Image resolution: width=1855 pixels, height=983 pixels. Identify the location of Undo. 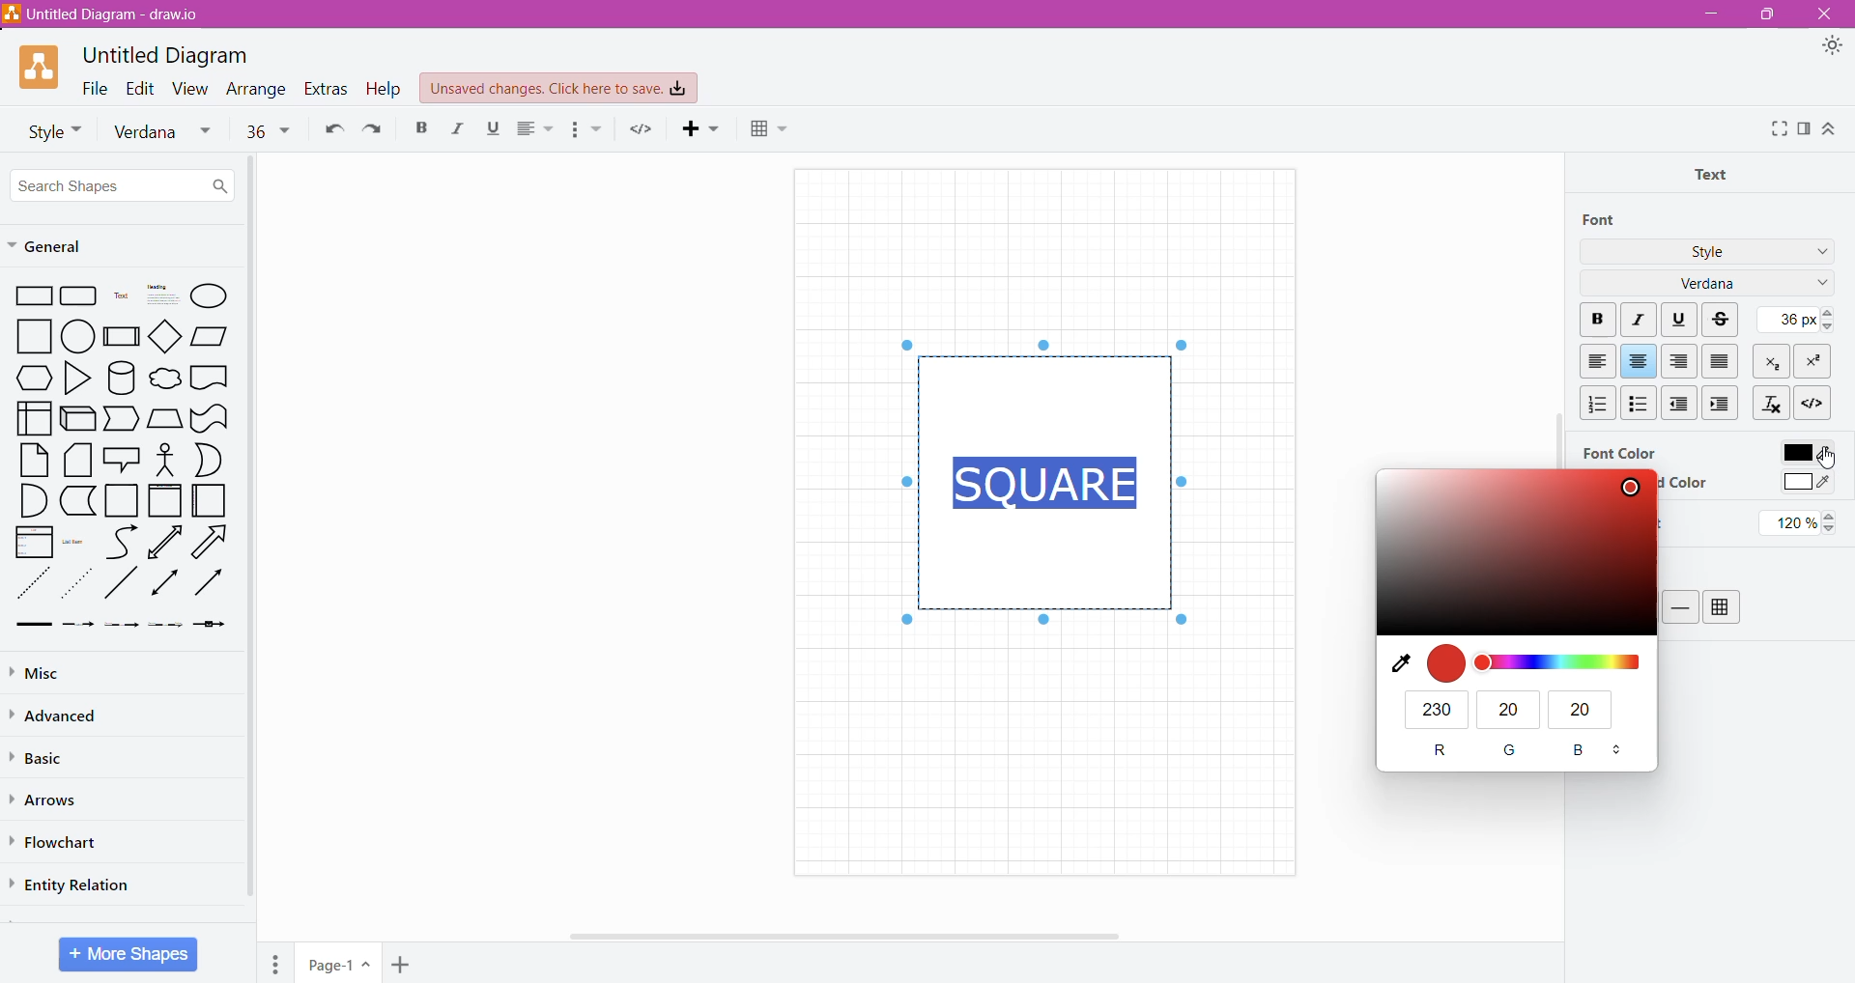
(330, 127).